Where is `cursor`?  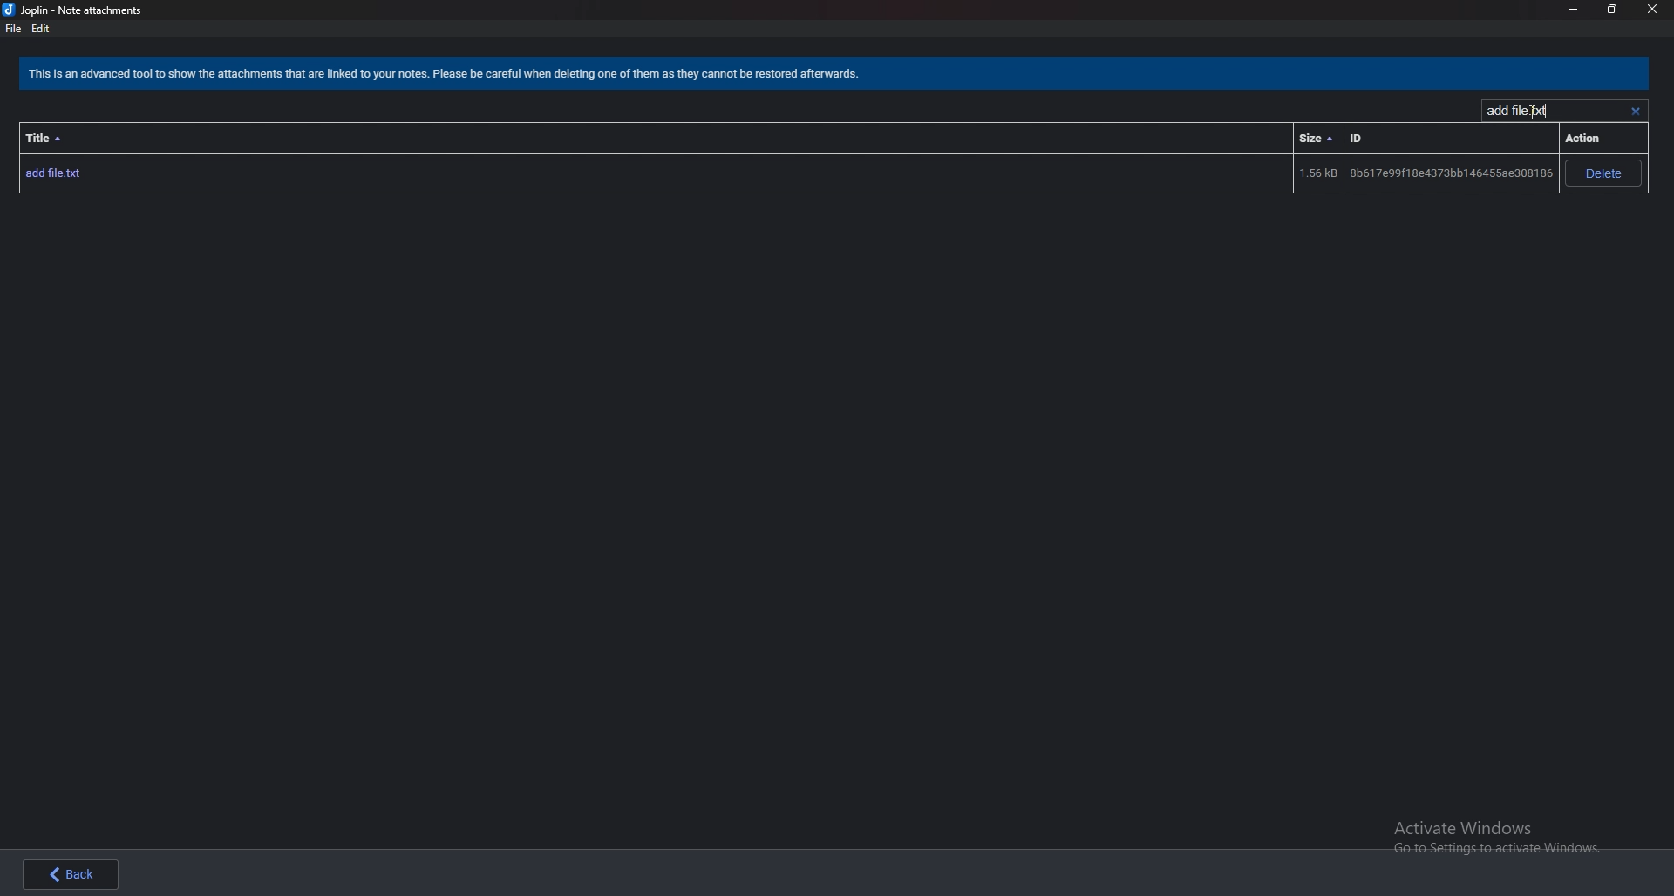
cursor is located at coordinates (1531, 111).